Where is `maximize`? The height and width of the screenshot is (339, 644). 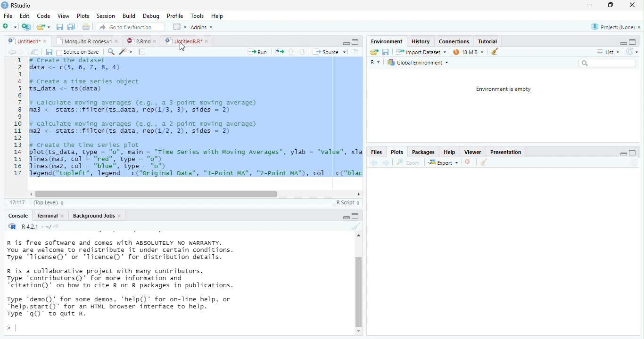 maximize is located at coordinates (611, 5).